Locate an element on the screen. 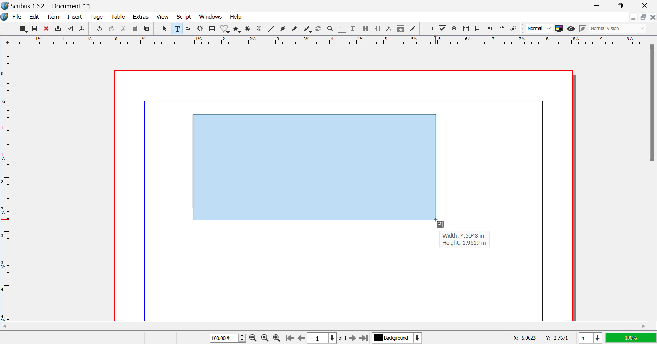  X: 5.9623 is located at coordinates (524, 338).